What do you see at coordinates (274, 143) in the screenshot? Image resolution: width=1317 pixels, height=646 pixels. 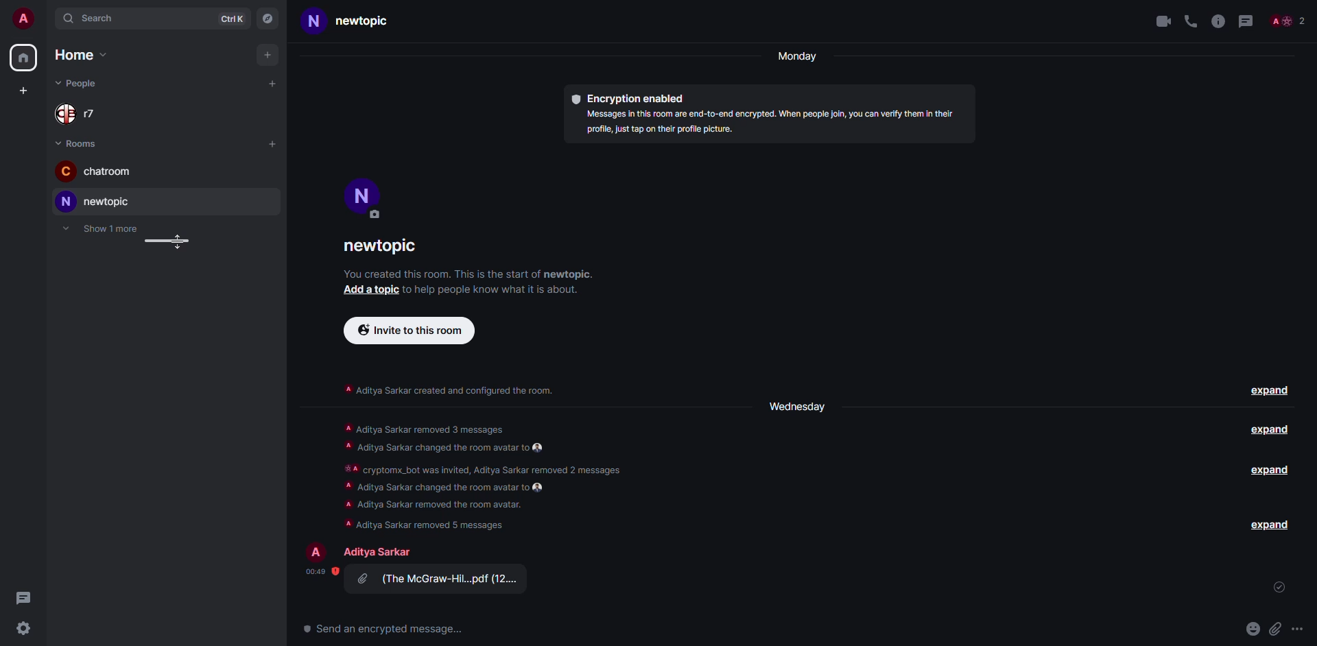 I see `add` at bounding box center [274, 143].